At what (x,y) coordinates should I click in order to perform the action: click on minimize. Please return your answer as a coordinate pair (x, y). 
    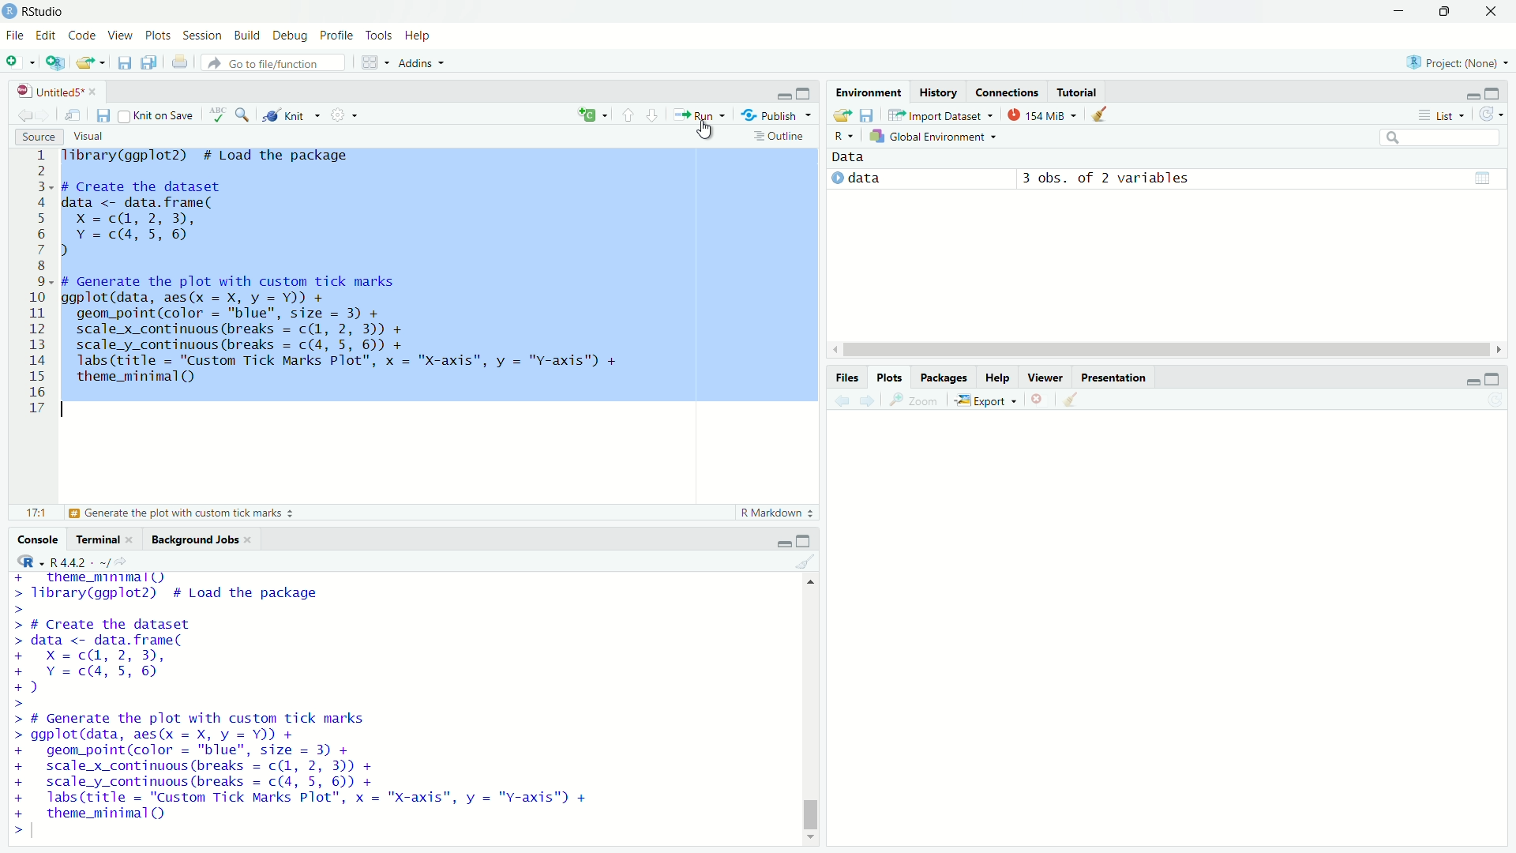
    Looking at the image, I should click on (782, 96).